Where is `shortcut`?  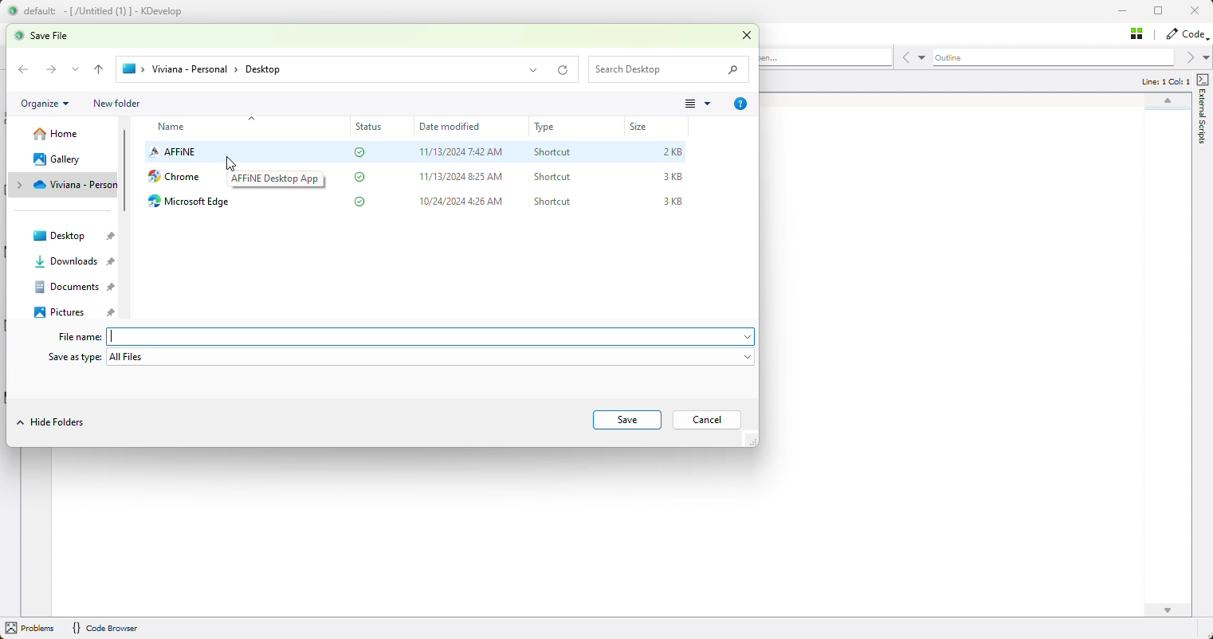 shortcut is located at coordinates (552, 202).